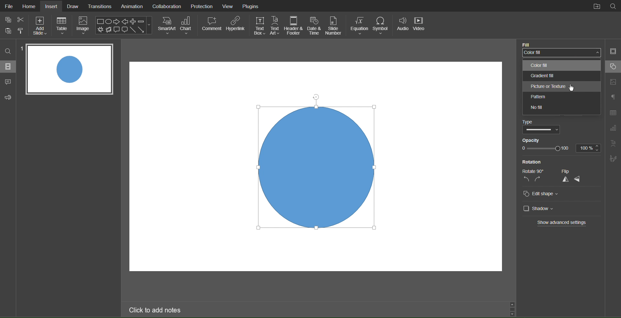 The width and height of the screenshot is (621, 318). I want to click on Fill, so click(527, 44).